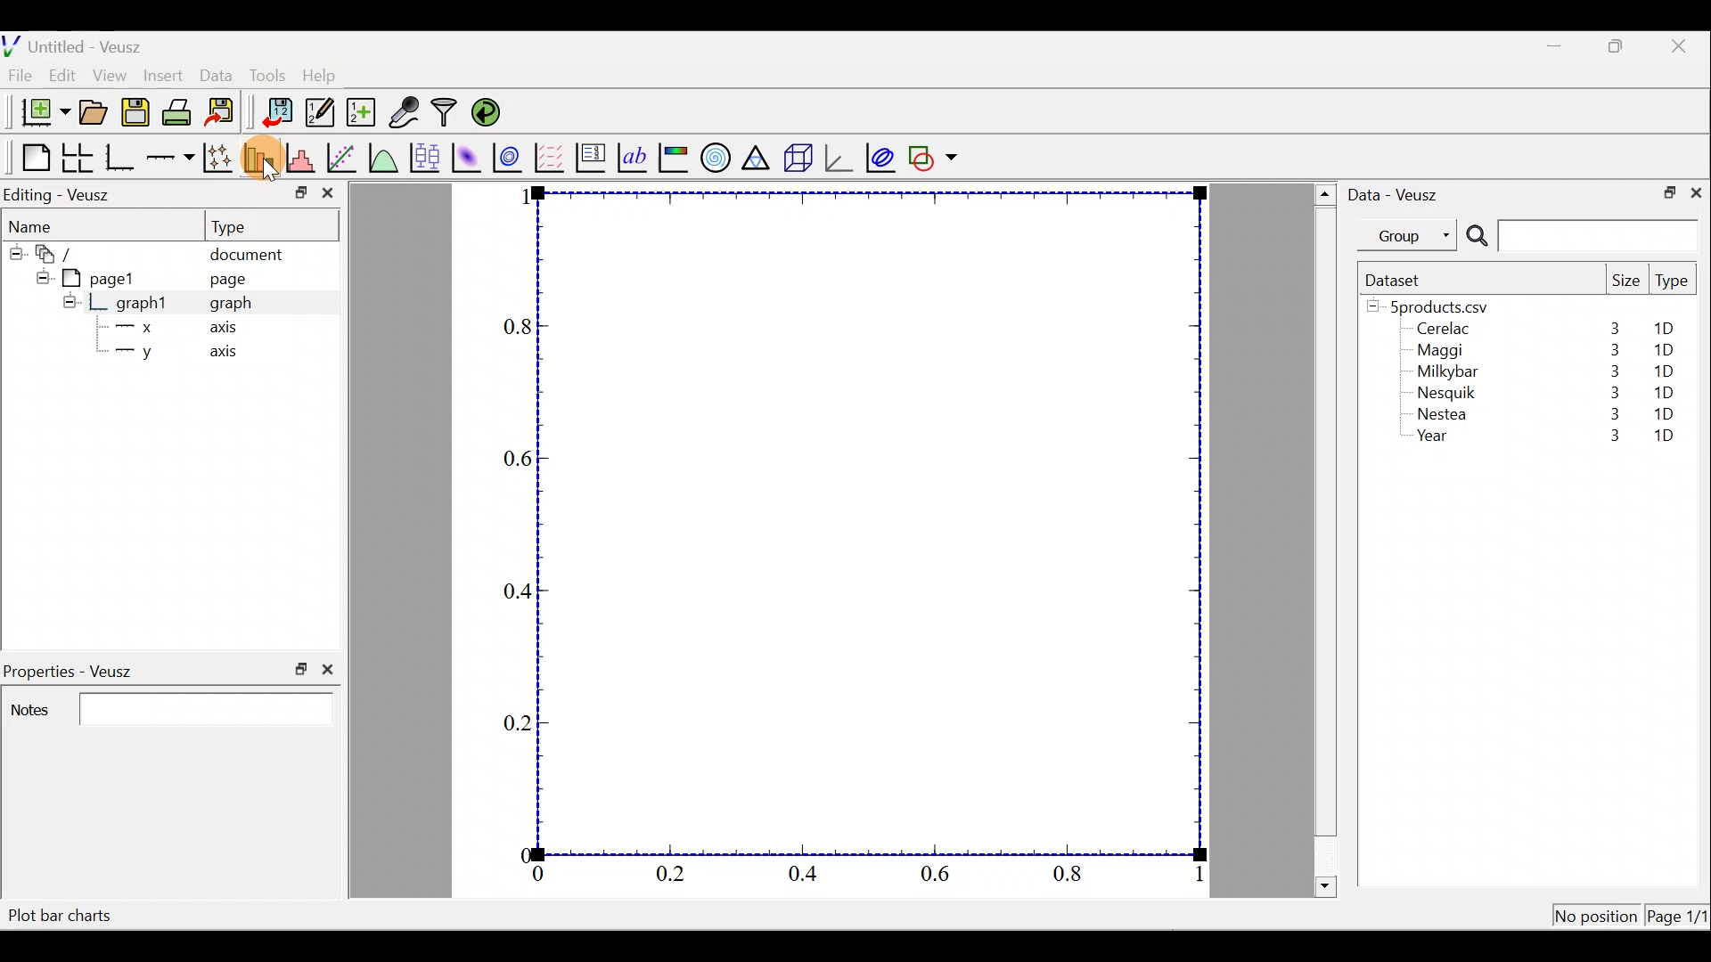 This screenshot has width=1711, height=962. What do you see at coordinates (670, 873) in the screenshot?
I see `0.2` at bounding box center [670, 873].